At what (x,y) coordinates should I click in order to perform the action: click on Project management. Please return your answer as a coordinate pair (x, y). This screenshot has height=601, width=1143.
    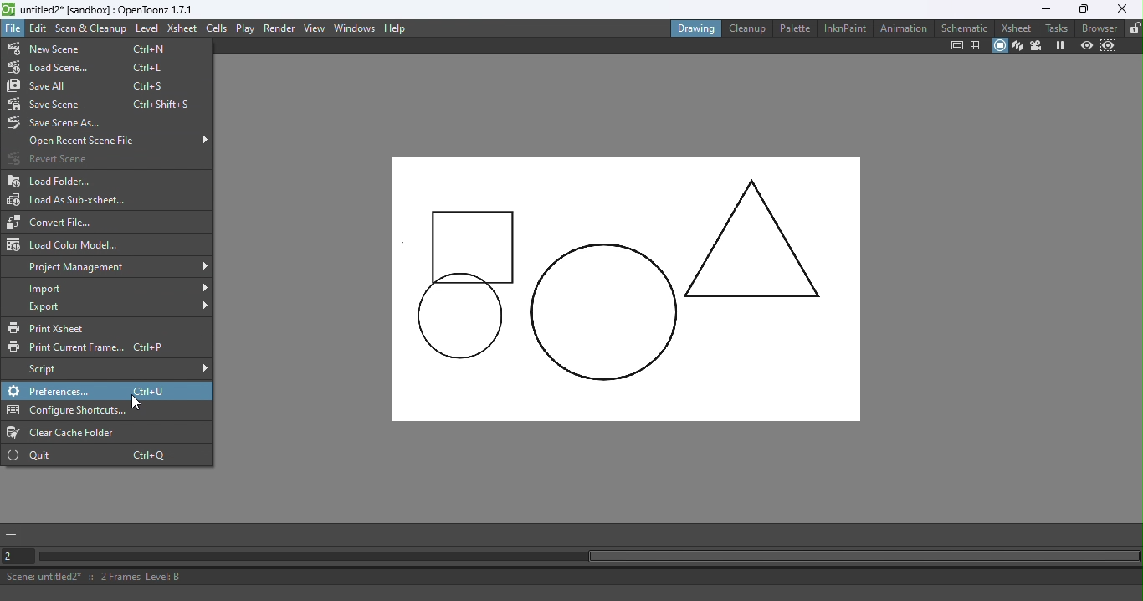
    Looking at the image, I should click on (115, 266).